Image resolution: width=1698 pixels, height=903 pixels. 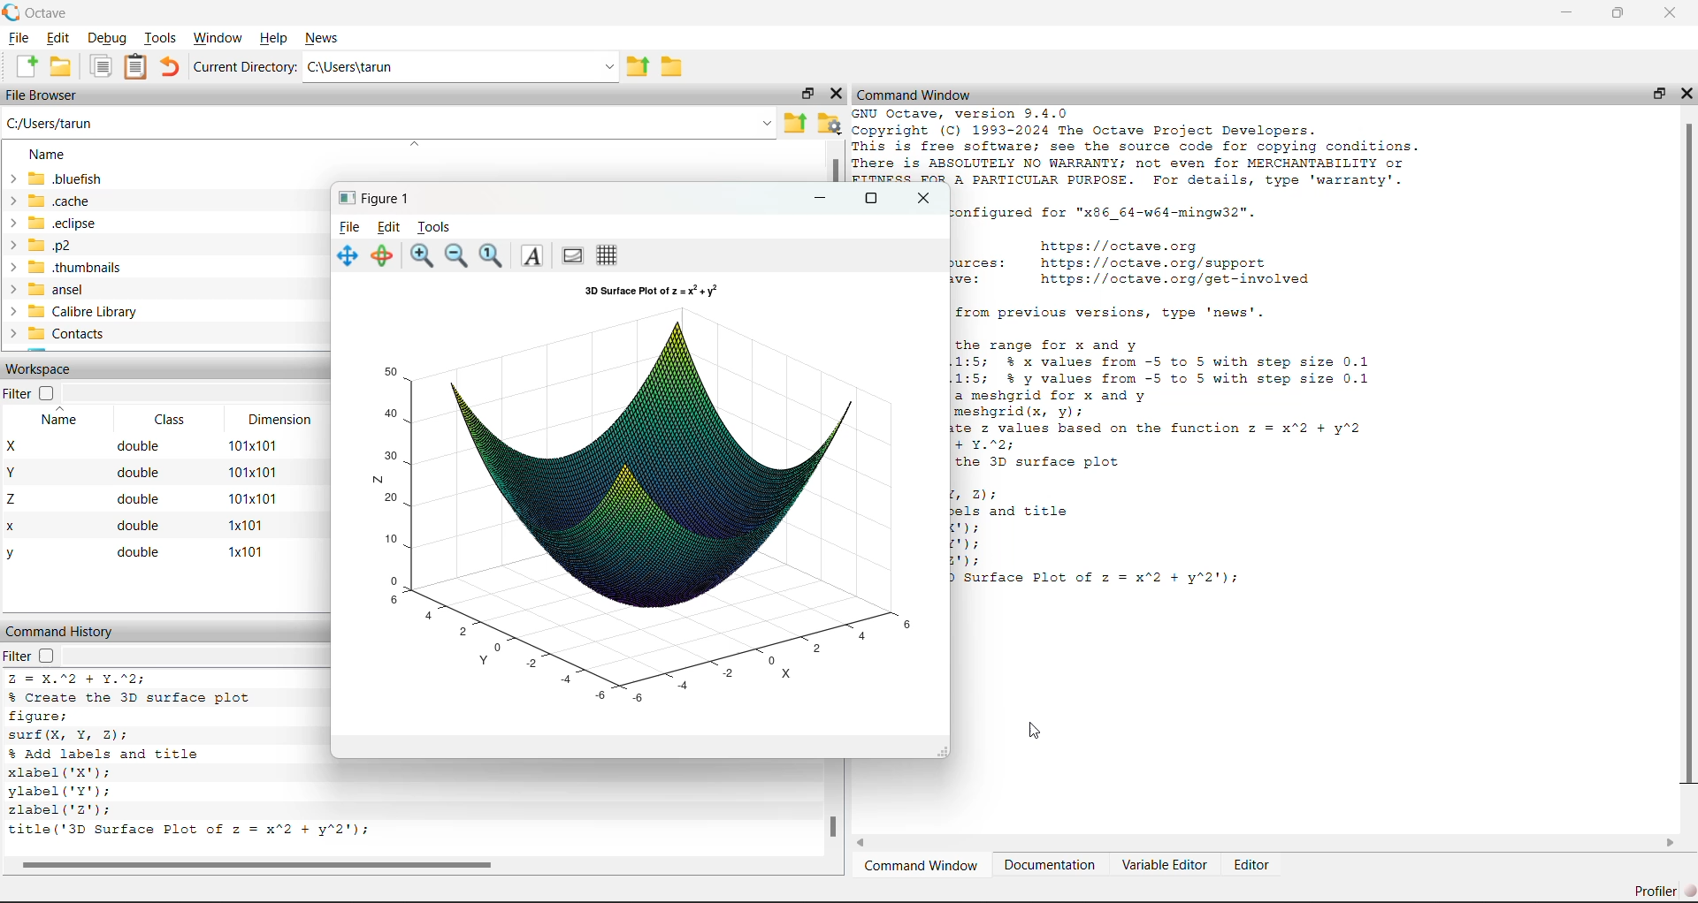 What do you see at coordinates (82, 677) in the screenshot?
I see `z = x.^2 + y.^2;` at bounding box center [82, 677].